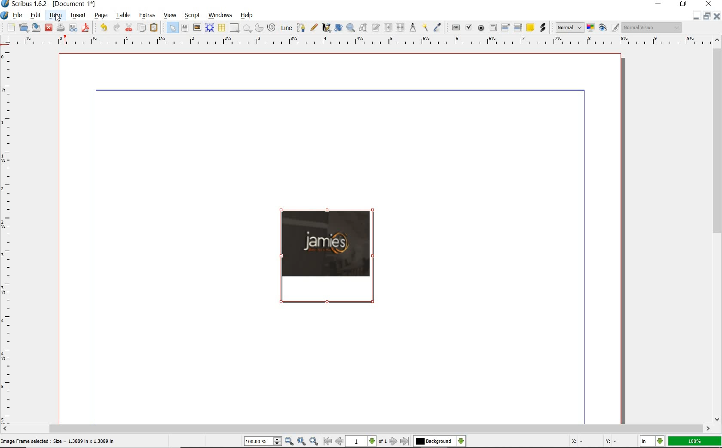 Image resolution: width=722 pixels, height=448 pixels. What do you see at coordinates (197, 28) in the screenshot?
I see `image frame` at bounding box center [197, 28].